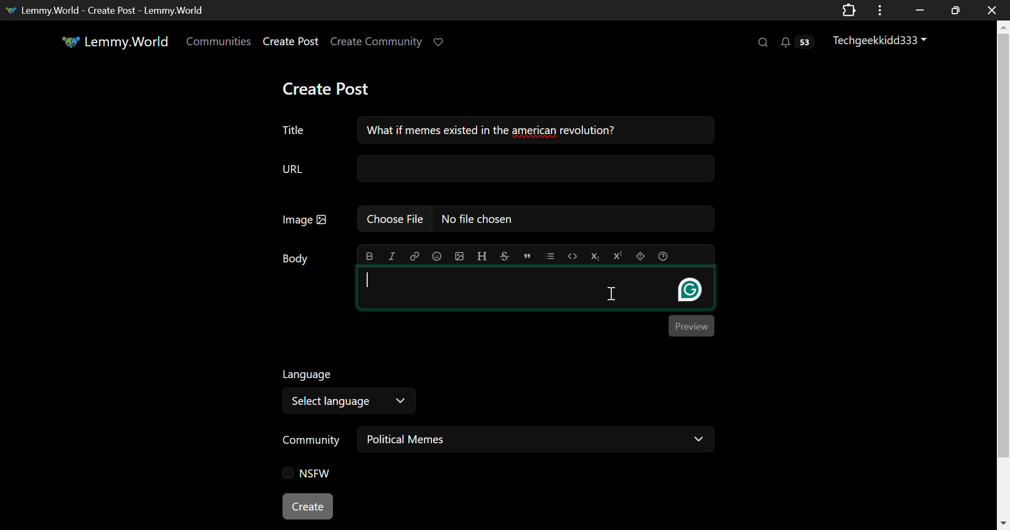 Image resolution: width=1010 pixels, height=530 pixels. I want to click on Insert Image, so click(460, 256).